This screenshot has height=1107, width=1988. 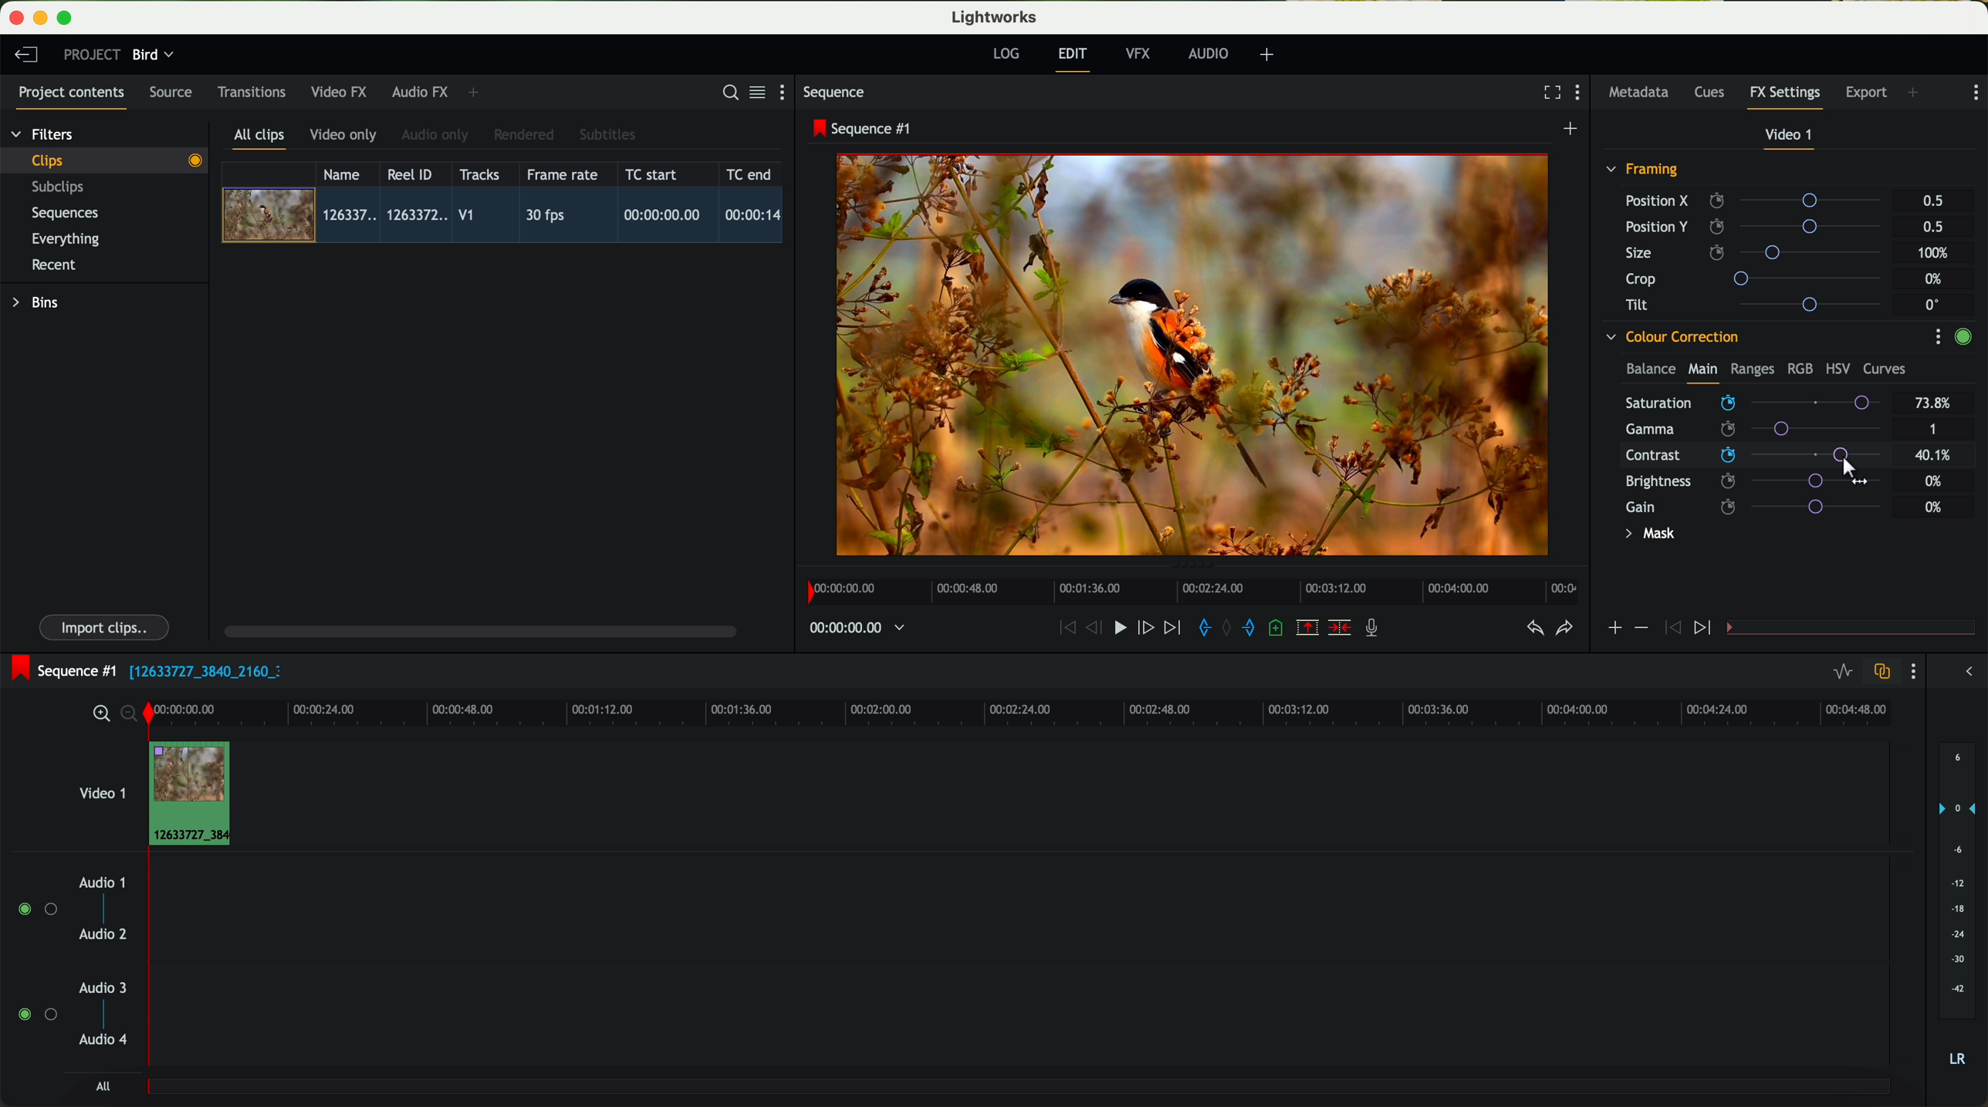 What do you see at coordinates (421, 91) in the screenshot?
I see `audio FX` at bounding box center [421, 91].